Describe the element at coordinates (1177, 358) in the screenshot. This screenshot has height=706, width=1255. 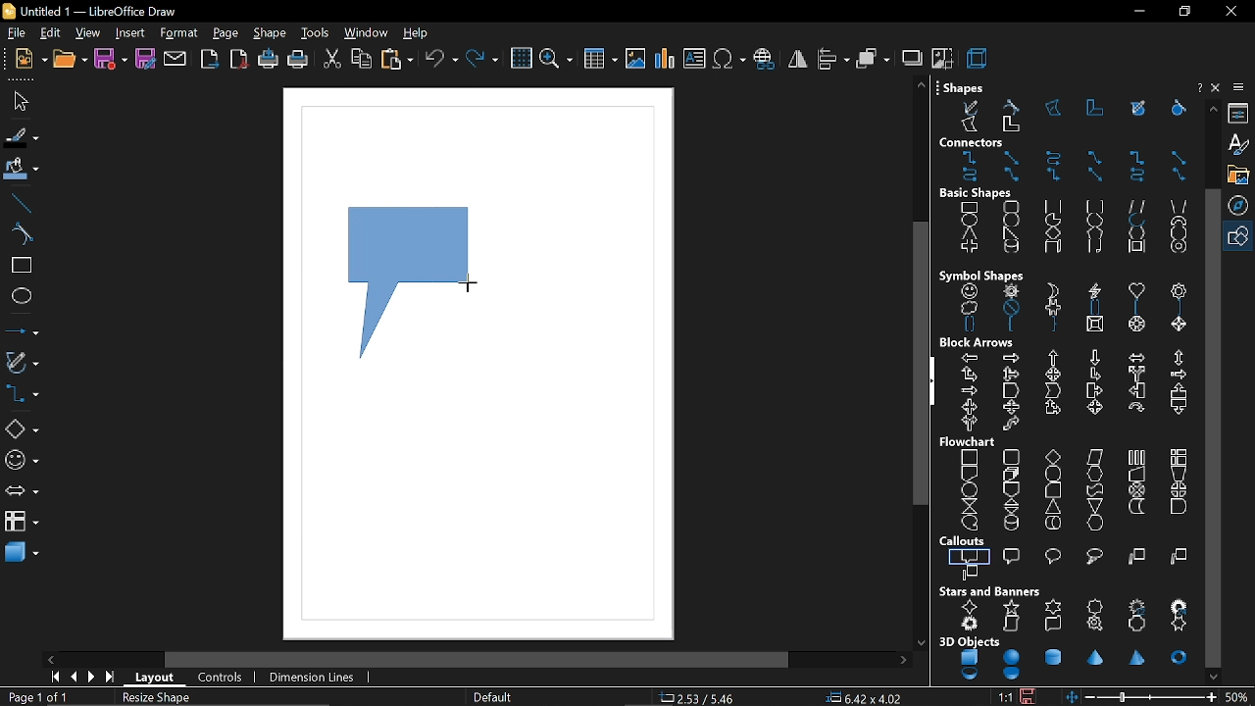
I see `up  and down arrow` at that location.